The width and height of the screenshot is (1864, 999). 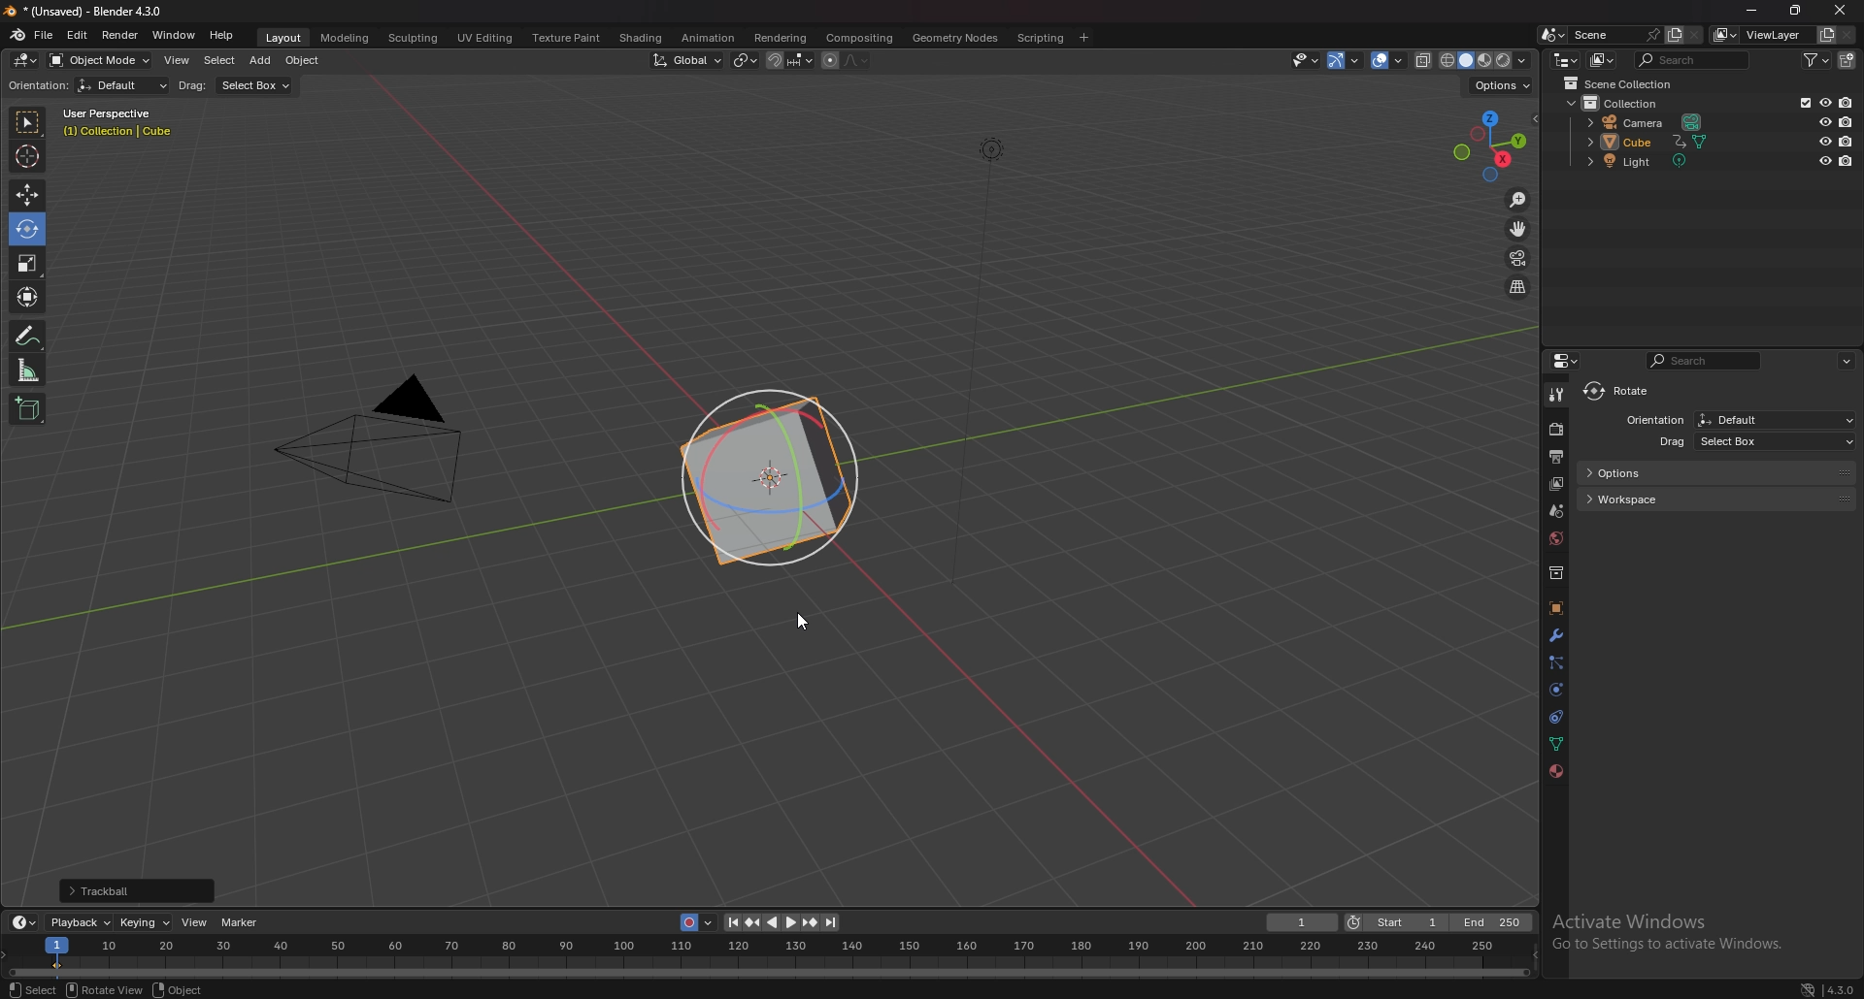 I want to click on marker, so click(x=244, y=923).